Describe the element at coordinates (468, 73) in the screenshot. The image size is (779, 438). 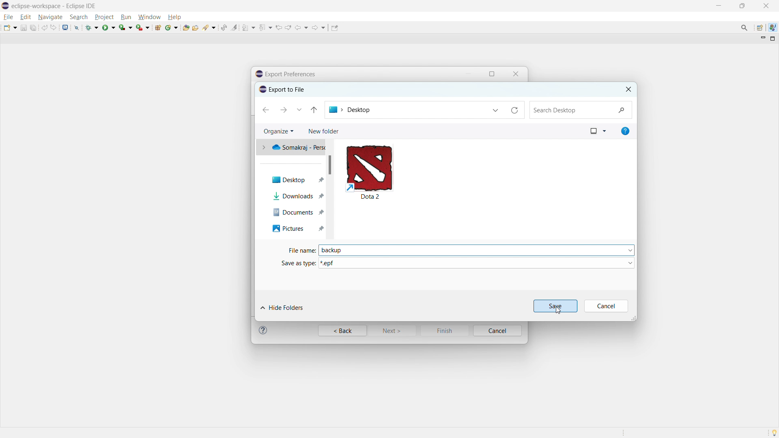
I see `minimize` at that location.